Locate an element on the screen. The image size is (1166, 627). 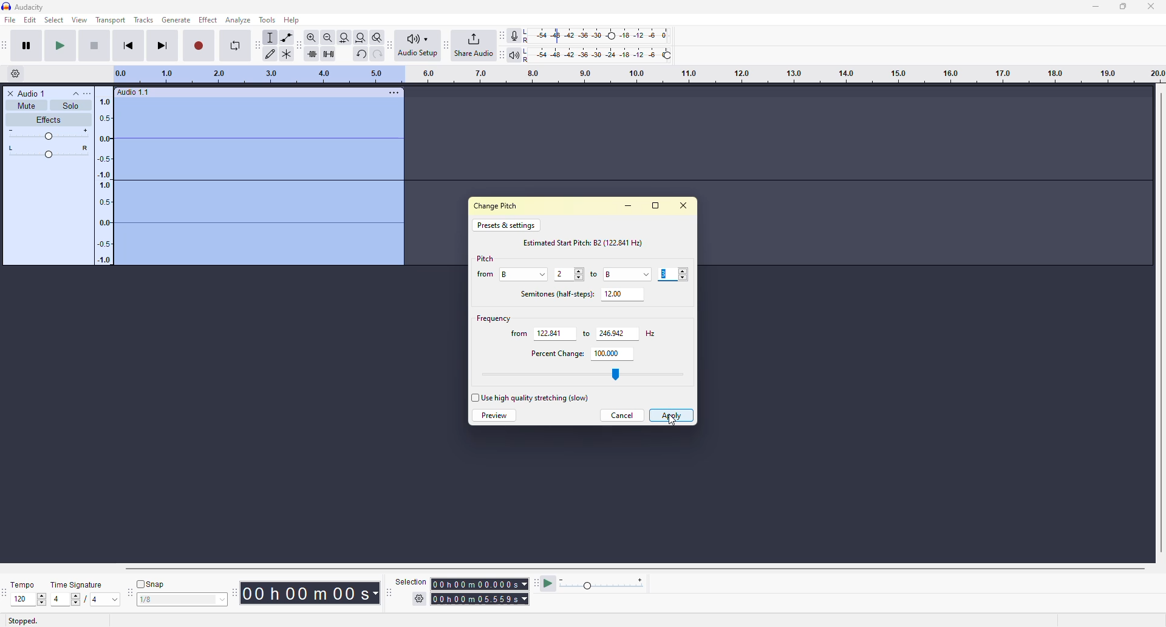
effects is located at coordinates (47, 120).